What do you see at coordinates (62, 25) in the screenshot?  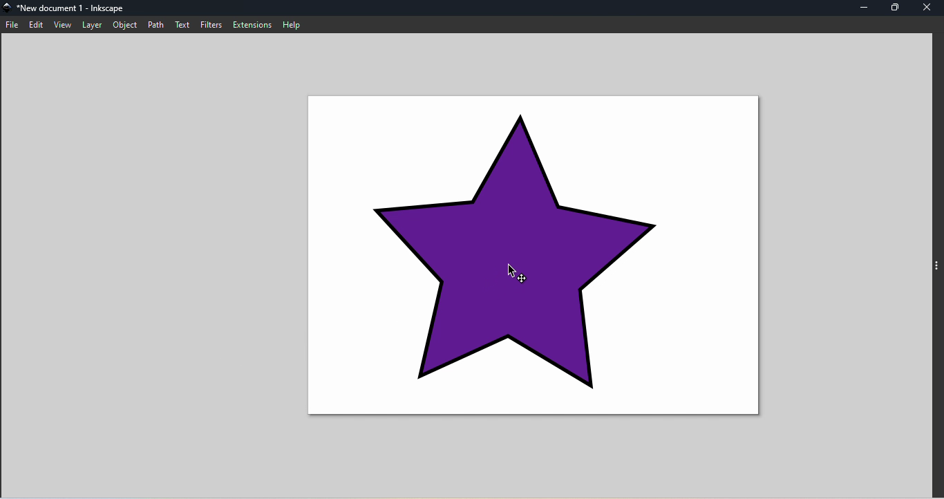 I see `View` at bounding box center [62, 25].